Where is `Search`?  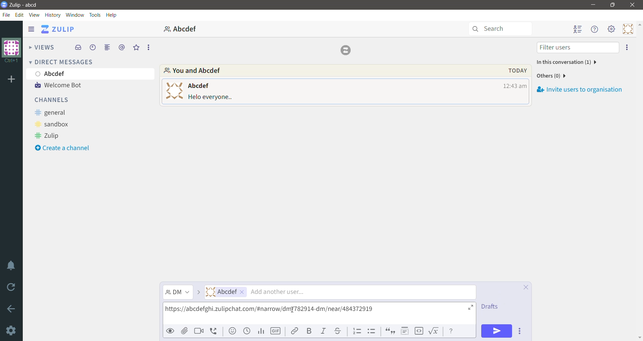 Search is located at coordinates (500, 29).